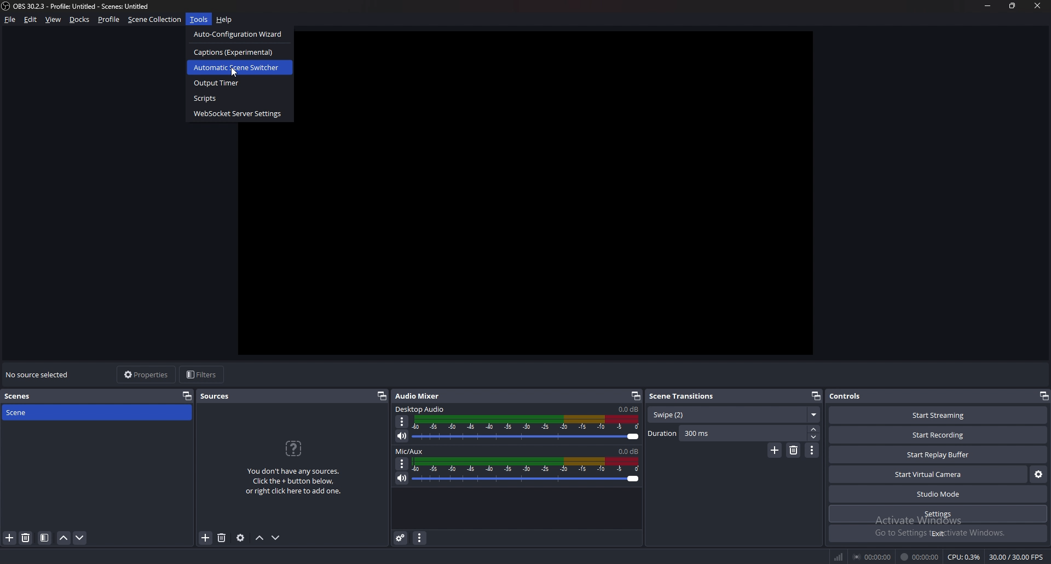  What do you see at coordinates (734, 415) in the screenshot?
I see `swipe` at bounding box center [734, 415].